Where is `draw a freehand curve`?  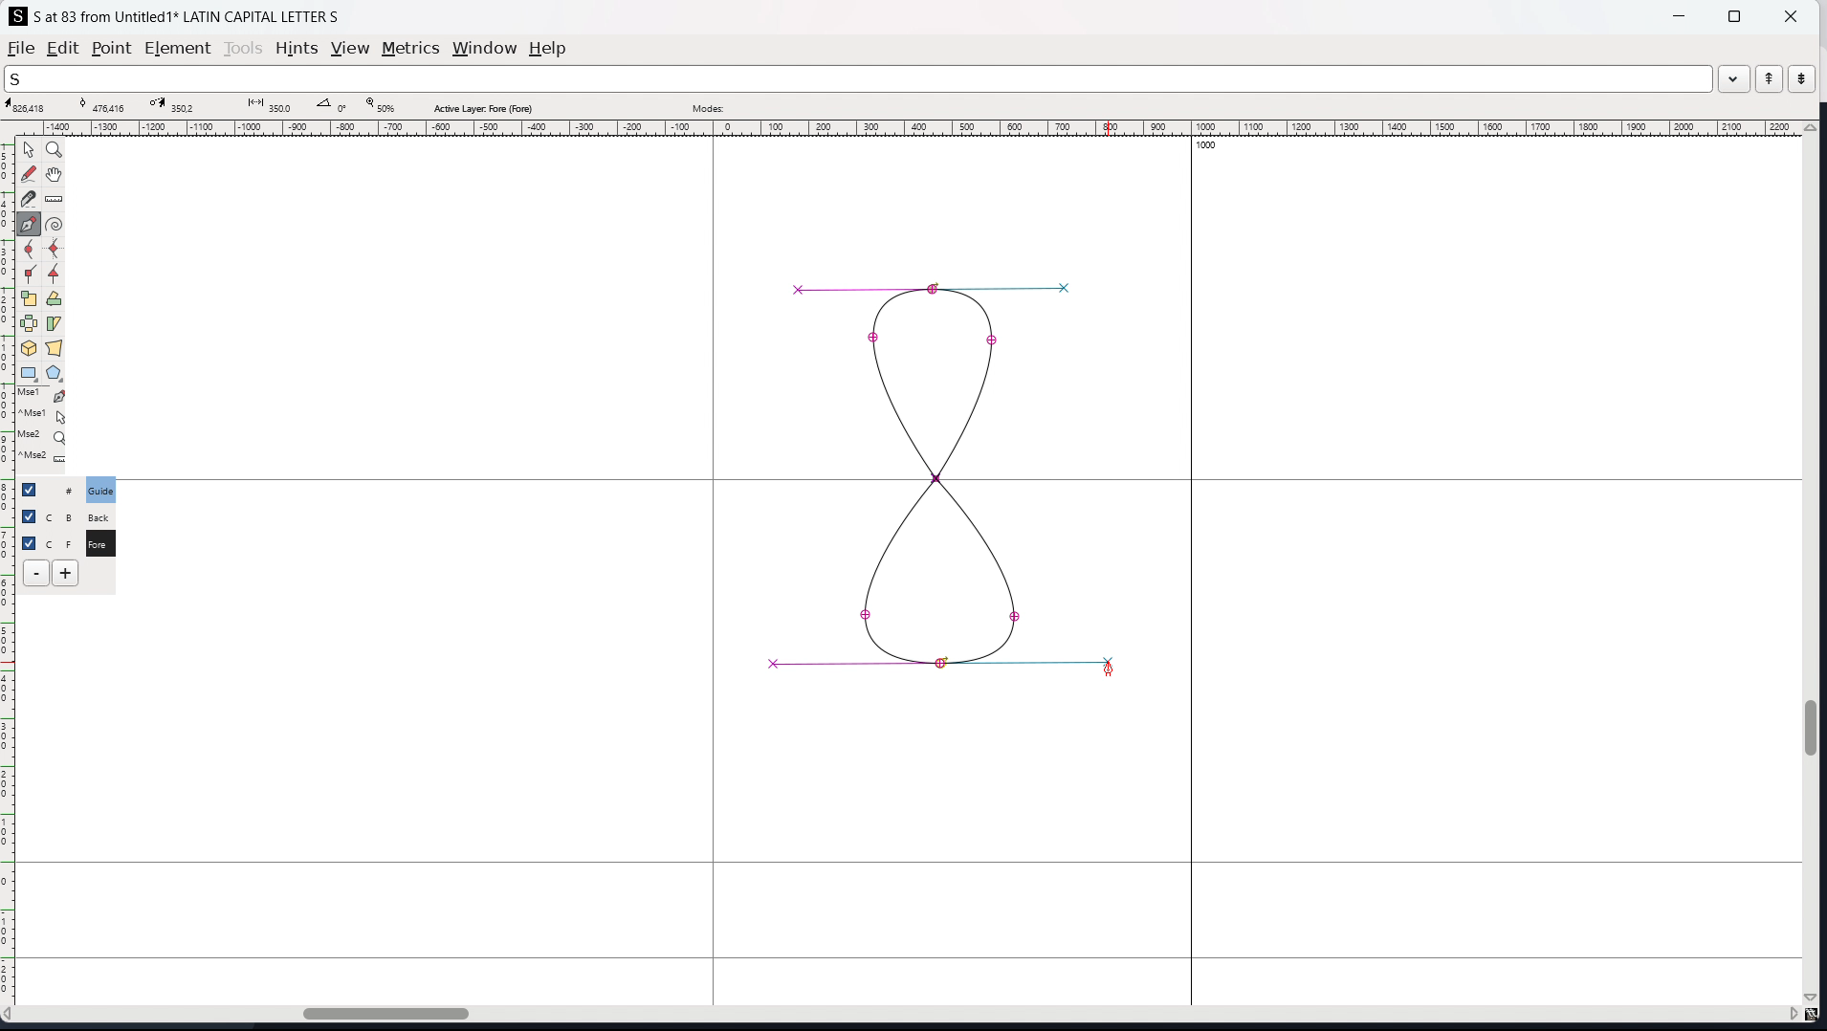
draw a freehand curve is located at coordinates (29, 174).